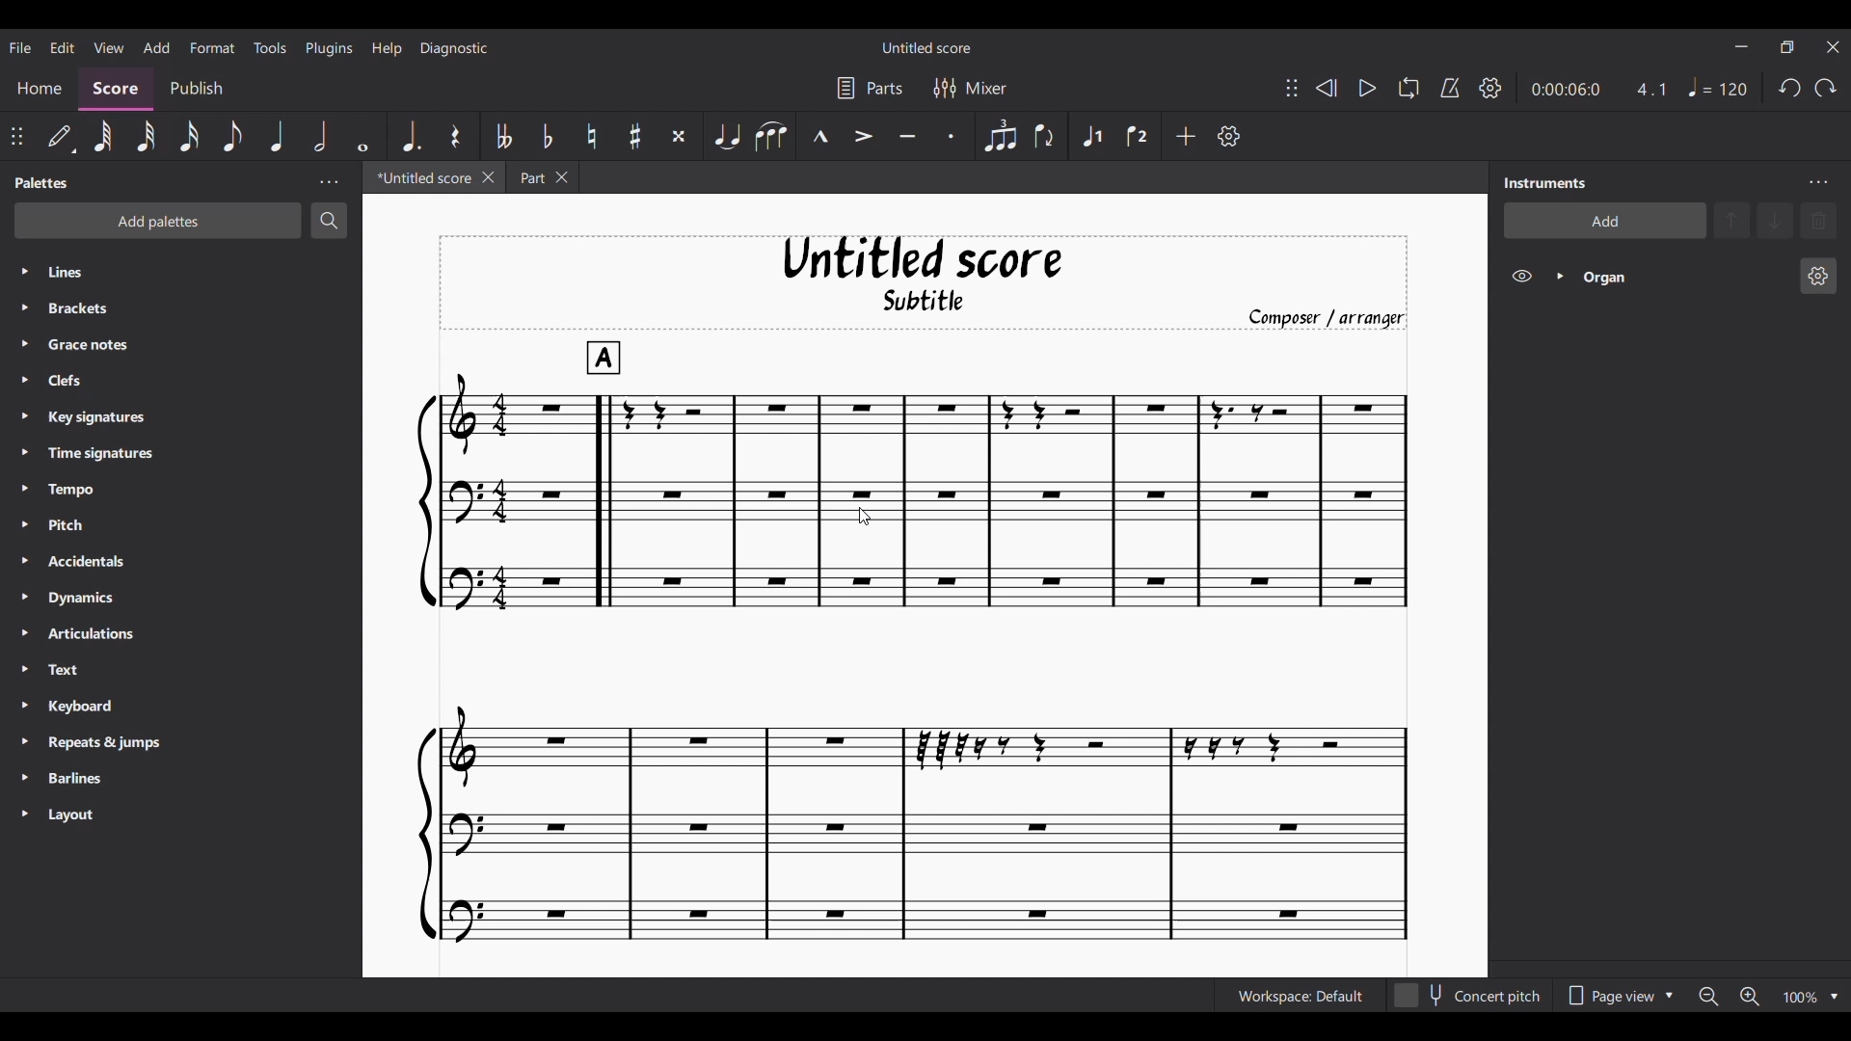  What do you see at coordinates (117, 90) in the screenshot?
I see `Score, current section highlighted` at bounding box center [117, 90].